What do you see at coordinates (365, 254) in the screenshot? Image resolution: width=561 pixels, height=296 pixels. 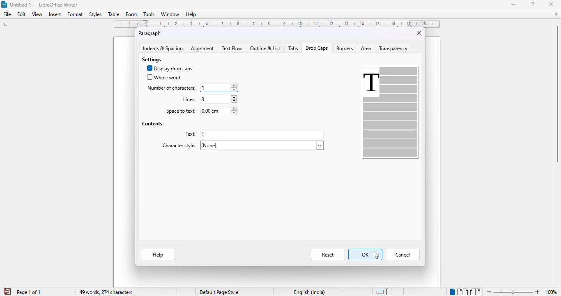 I see `OK` at bounding box center [365, 254].